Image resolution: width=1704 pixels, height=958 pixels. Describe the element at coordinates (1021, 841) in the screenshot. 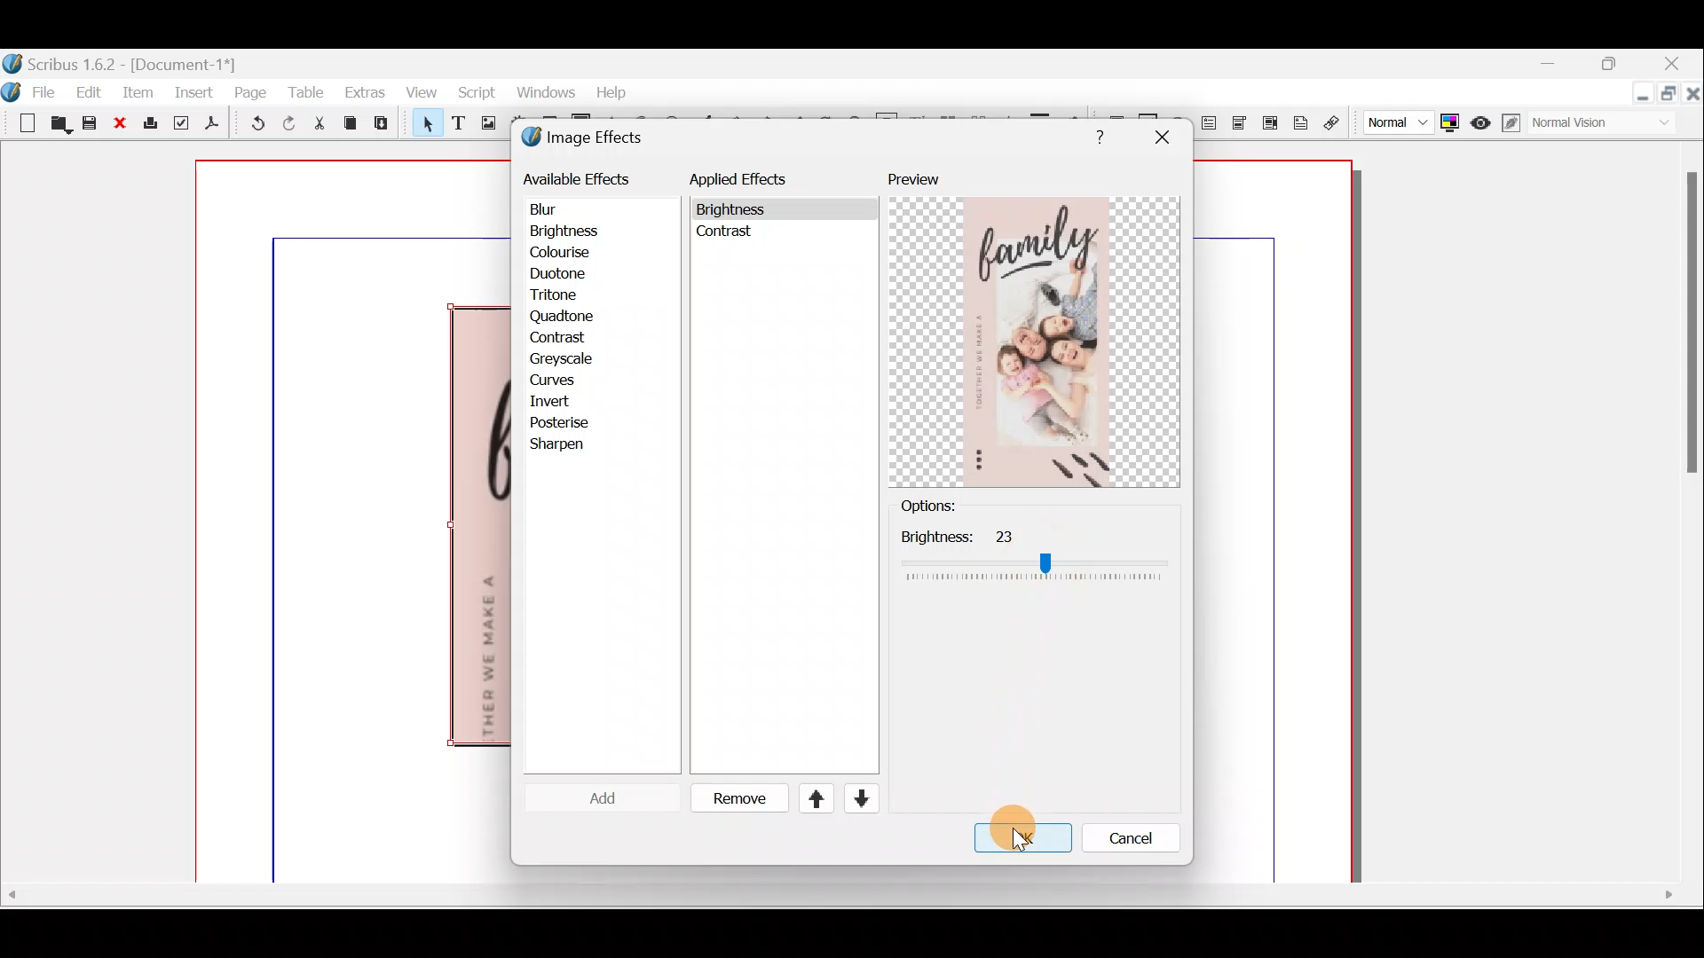

I see `` at that location.